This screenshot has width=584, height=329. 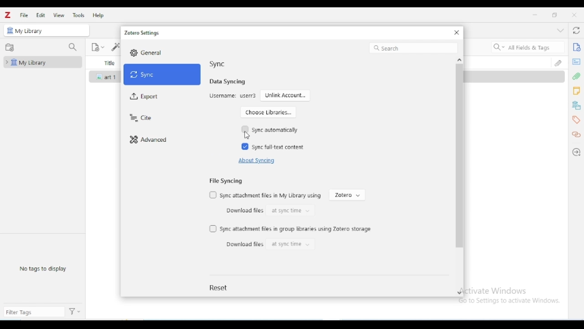 I want to click on file, so click(x=24, y=16).